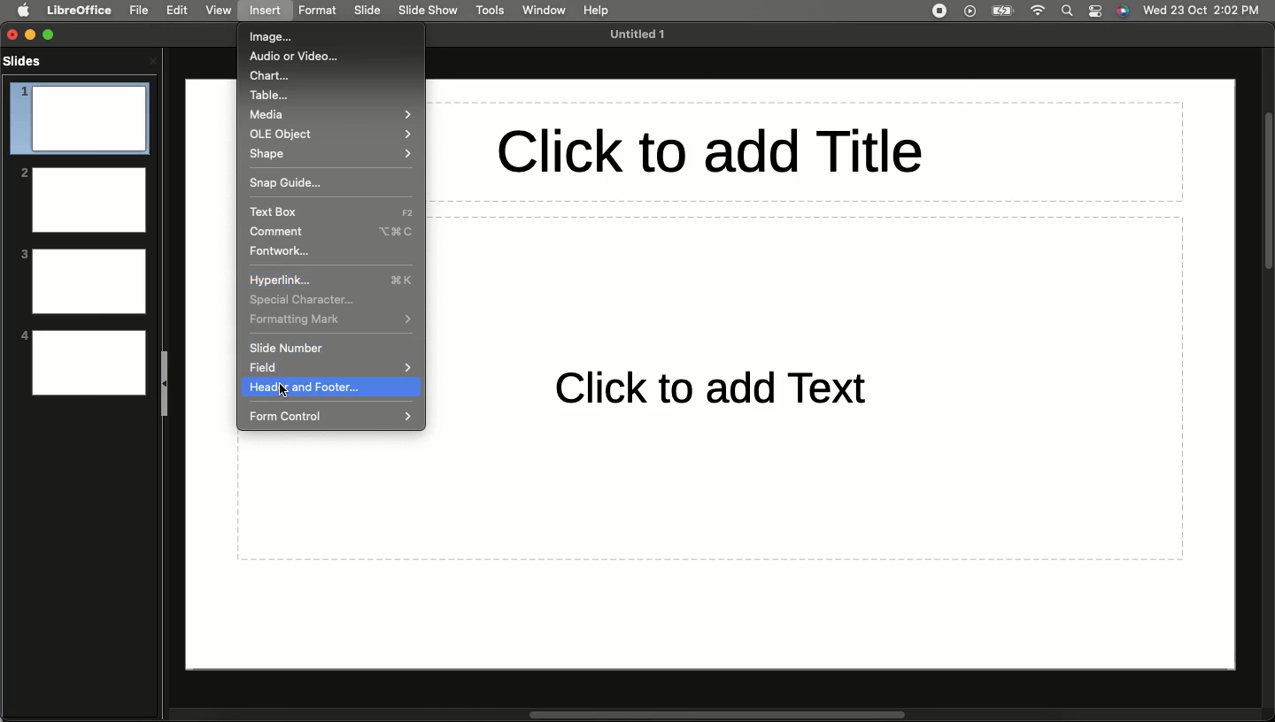  I want to click on Comment, so click(334, 233).